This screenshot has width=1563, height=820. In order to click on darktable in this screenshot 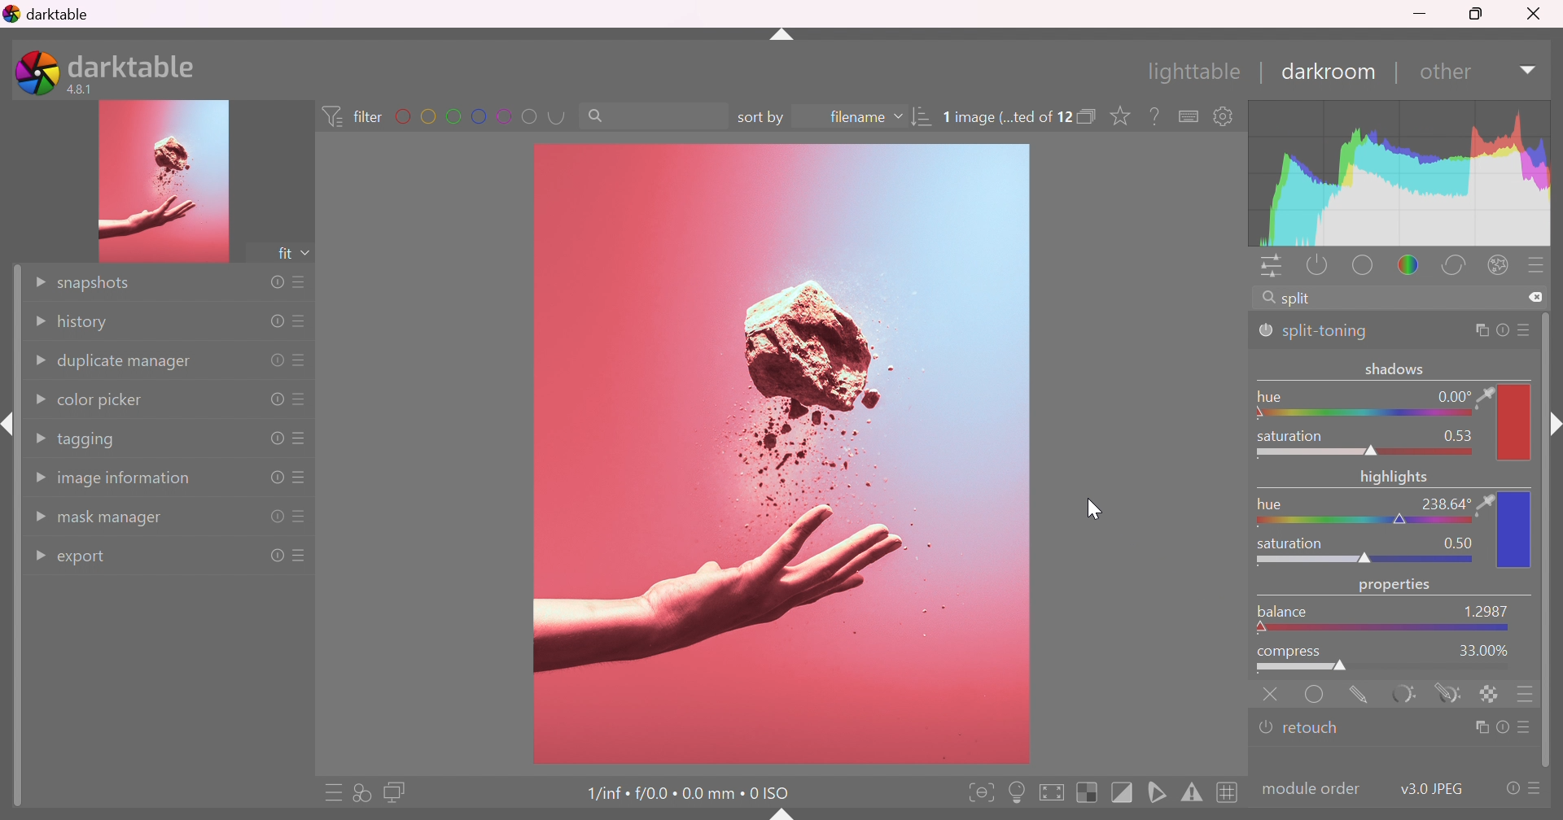, I will do `click(136, 65)`.